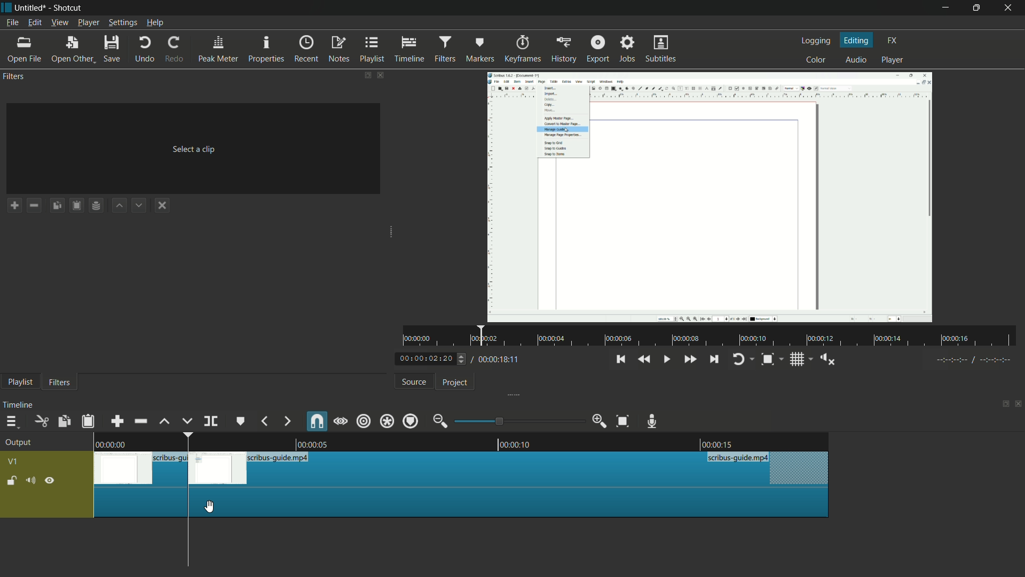 The image size is (1025, 577). What do you see at coordinates (411, 420) in the screenshot?
I see `ripple markers` at bounding box center [411, 420].